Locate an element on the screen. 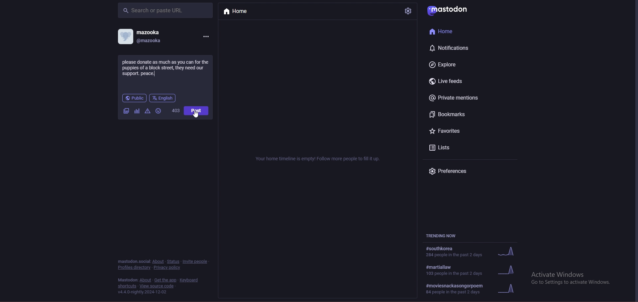 This screenshot has width=638, height=302. warningas is located at coordinates (148, 111).